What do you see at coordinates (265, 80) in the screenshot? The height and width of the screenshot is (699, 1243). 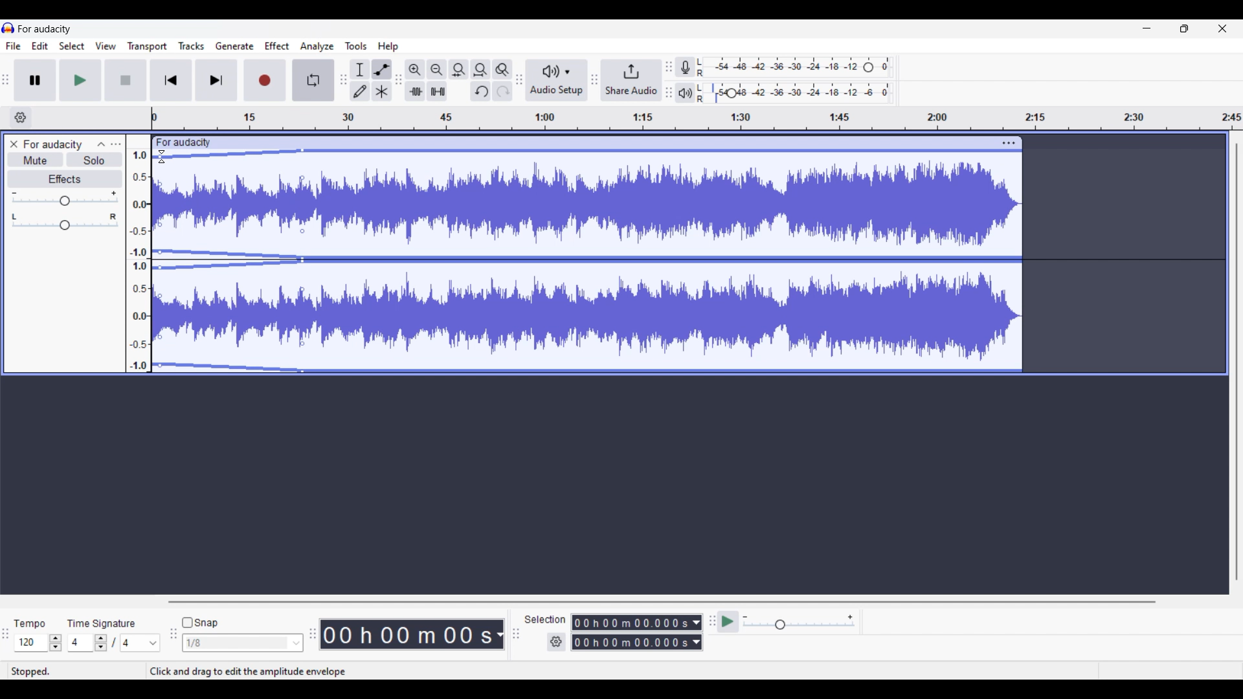 I see `Record/Record new track` at bounding box center [265, 80].